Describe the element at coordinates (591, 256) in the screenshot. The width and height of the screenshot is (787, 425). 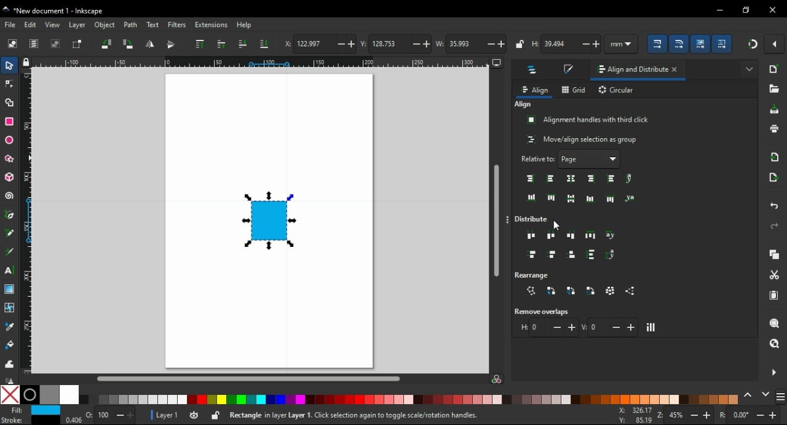
I see `distribute vertically with even vertical gaps` at that location.